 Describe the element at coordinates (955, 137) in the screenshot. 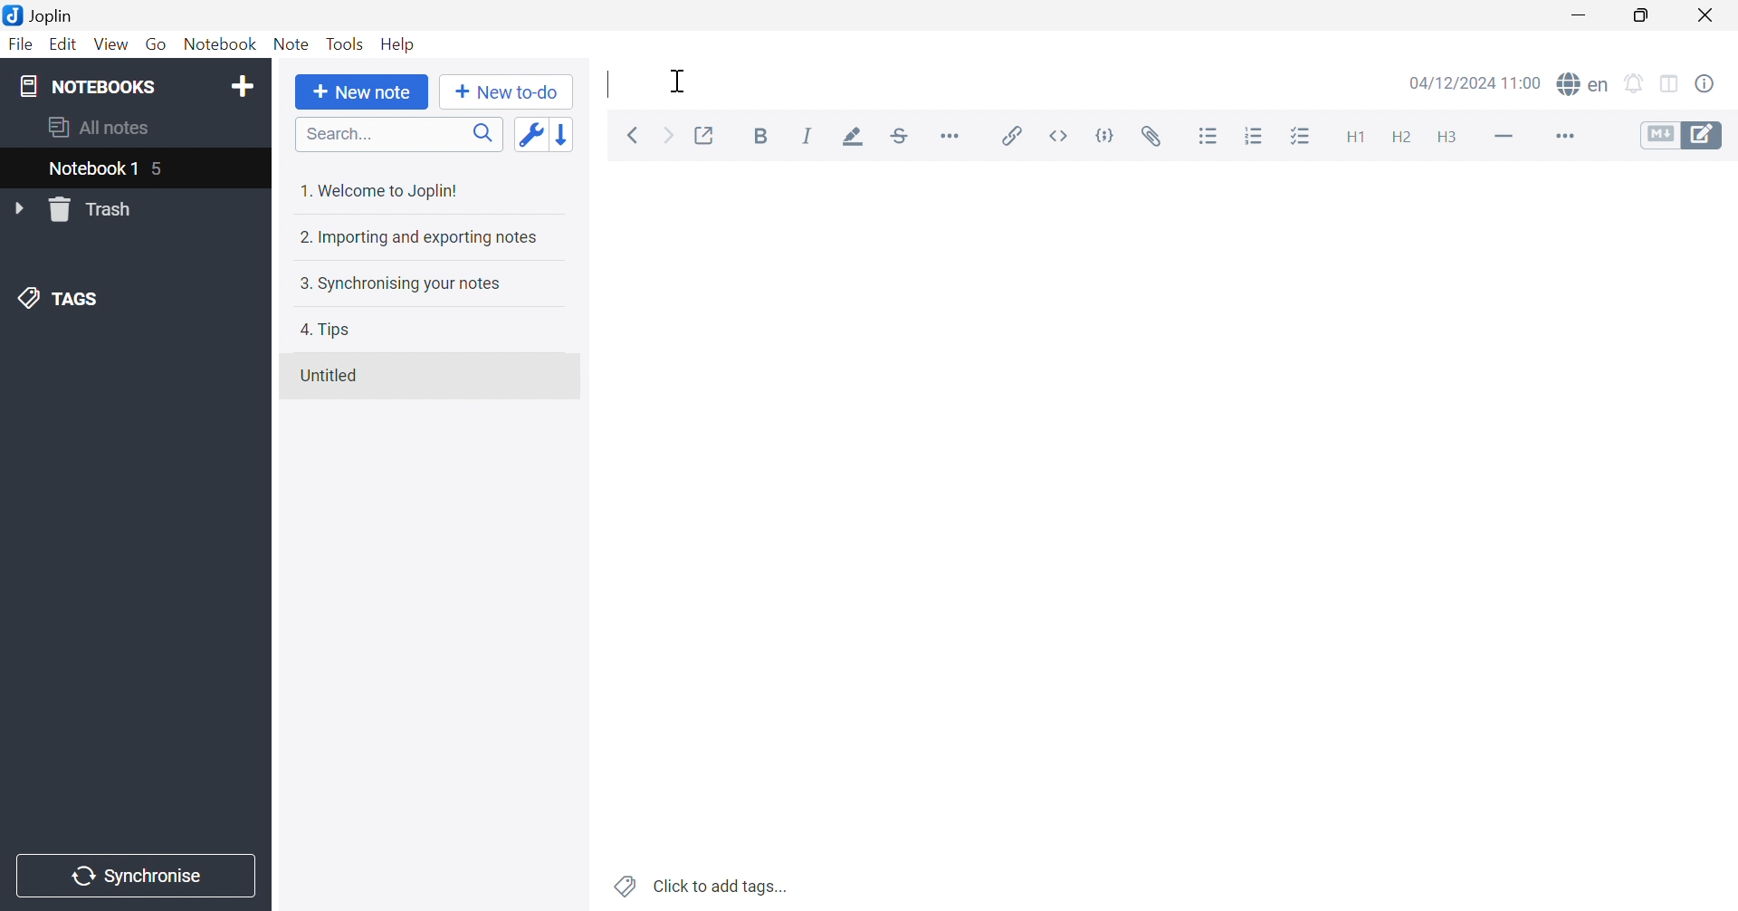

I see `Horizontal` at that location.